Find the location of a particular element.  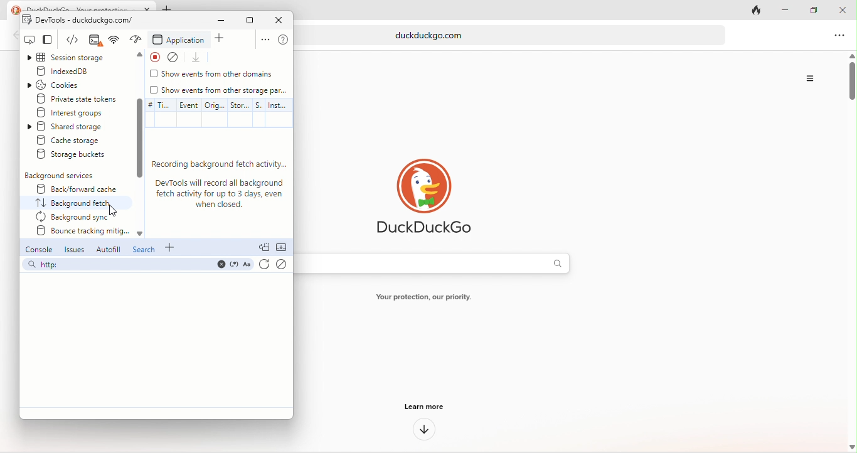

inspect is located at coordinates (29, 40).